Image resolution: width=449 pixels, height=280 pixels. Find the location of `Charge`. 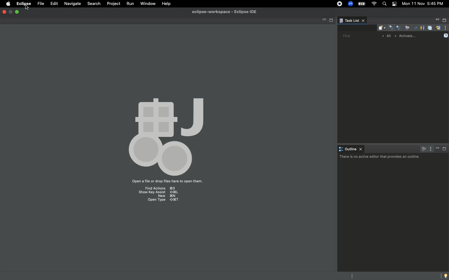

Charge is located at coordinates (362, 4).